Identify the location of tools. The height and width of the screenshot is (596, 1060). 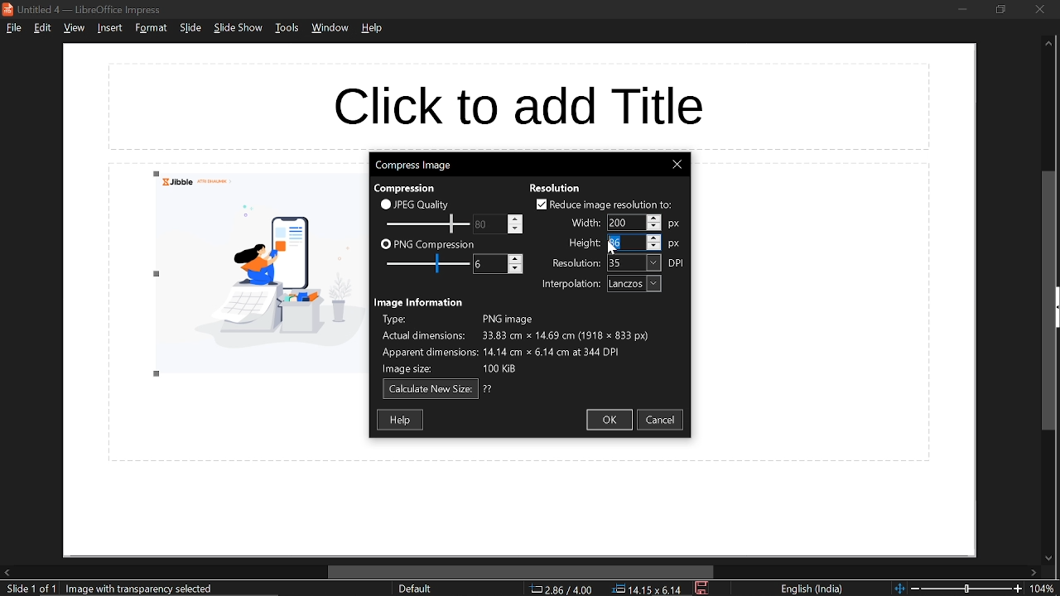
(287, 27).